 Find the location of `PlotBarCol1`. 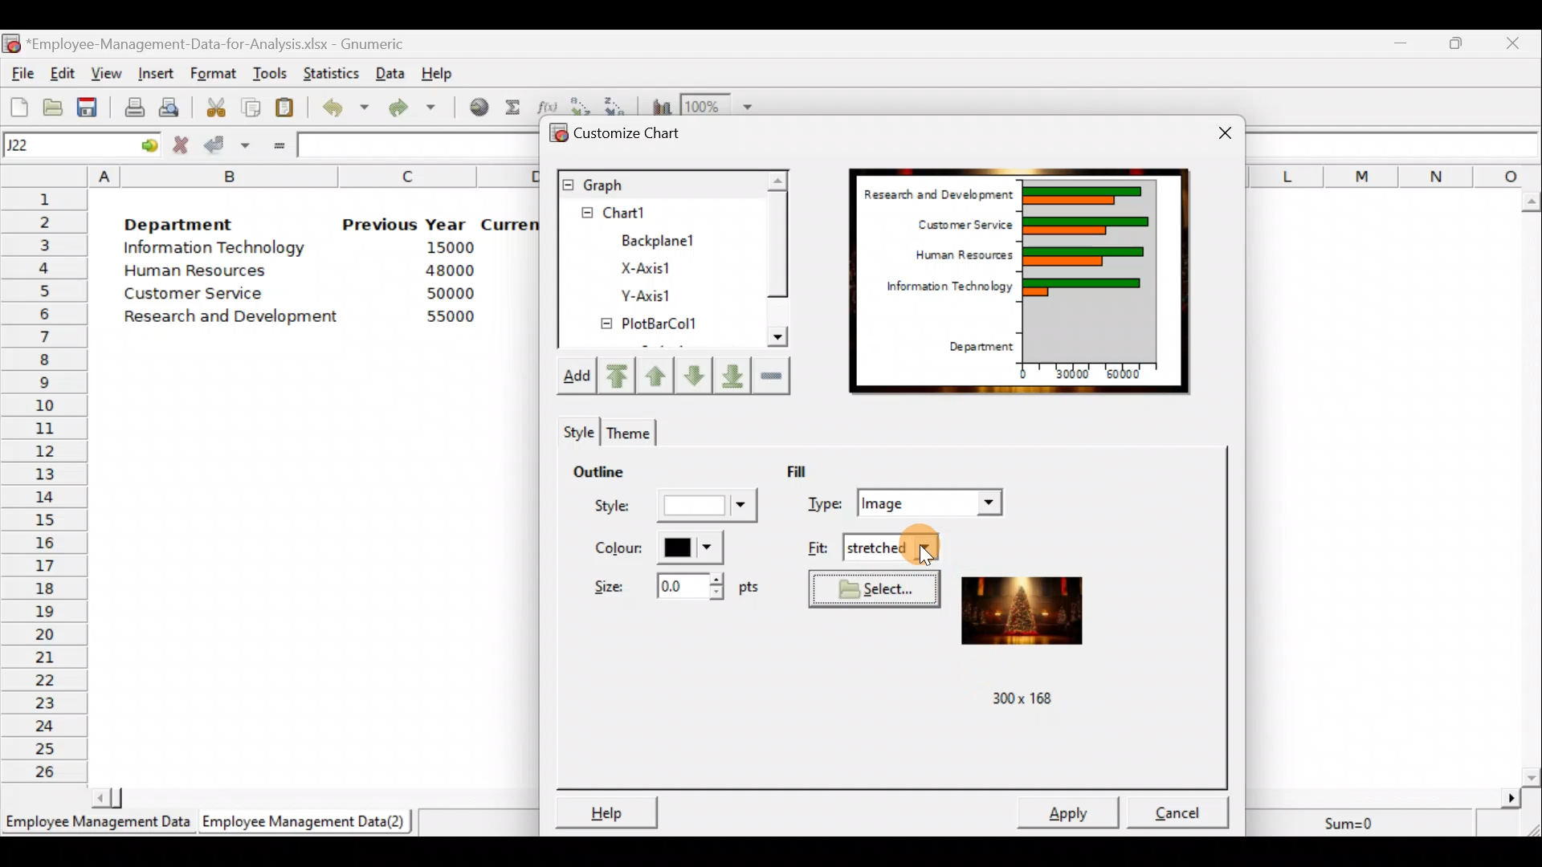

PlotBarCol1 is located at coordinates (650, 326).